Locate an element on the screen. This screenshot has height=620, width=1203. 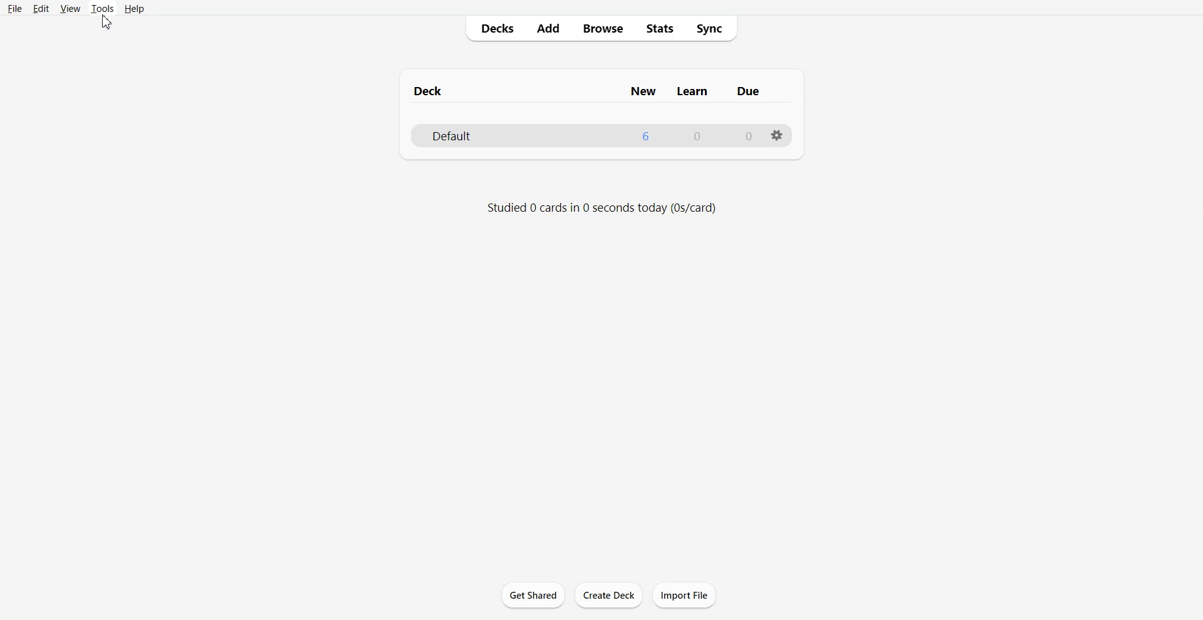
Edit is located at coordinates (42, 9).